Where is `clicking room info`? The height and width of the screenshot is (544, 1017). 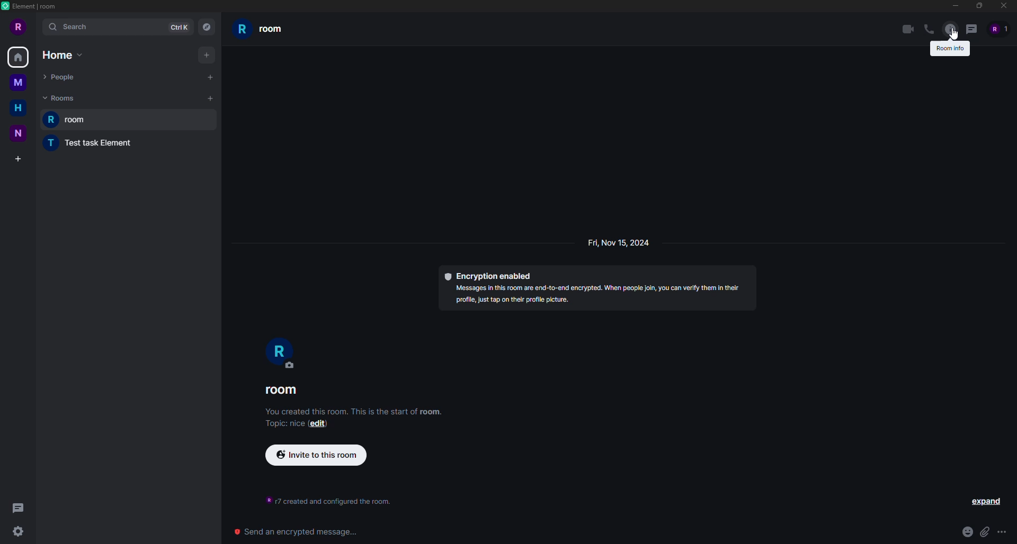 clicking room info is located at coordinates (950, 29).